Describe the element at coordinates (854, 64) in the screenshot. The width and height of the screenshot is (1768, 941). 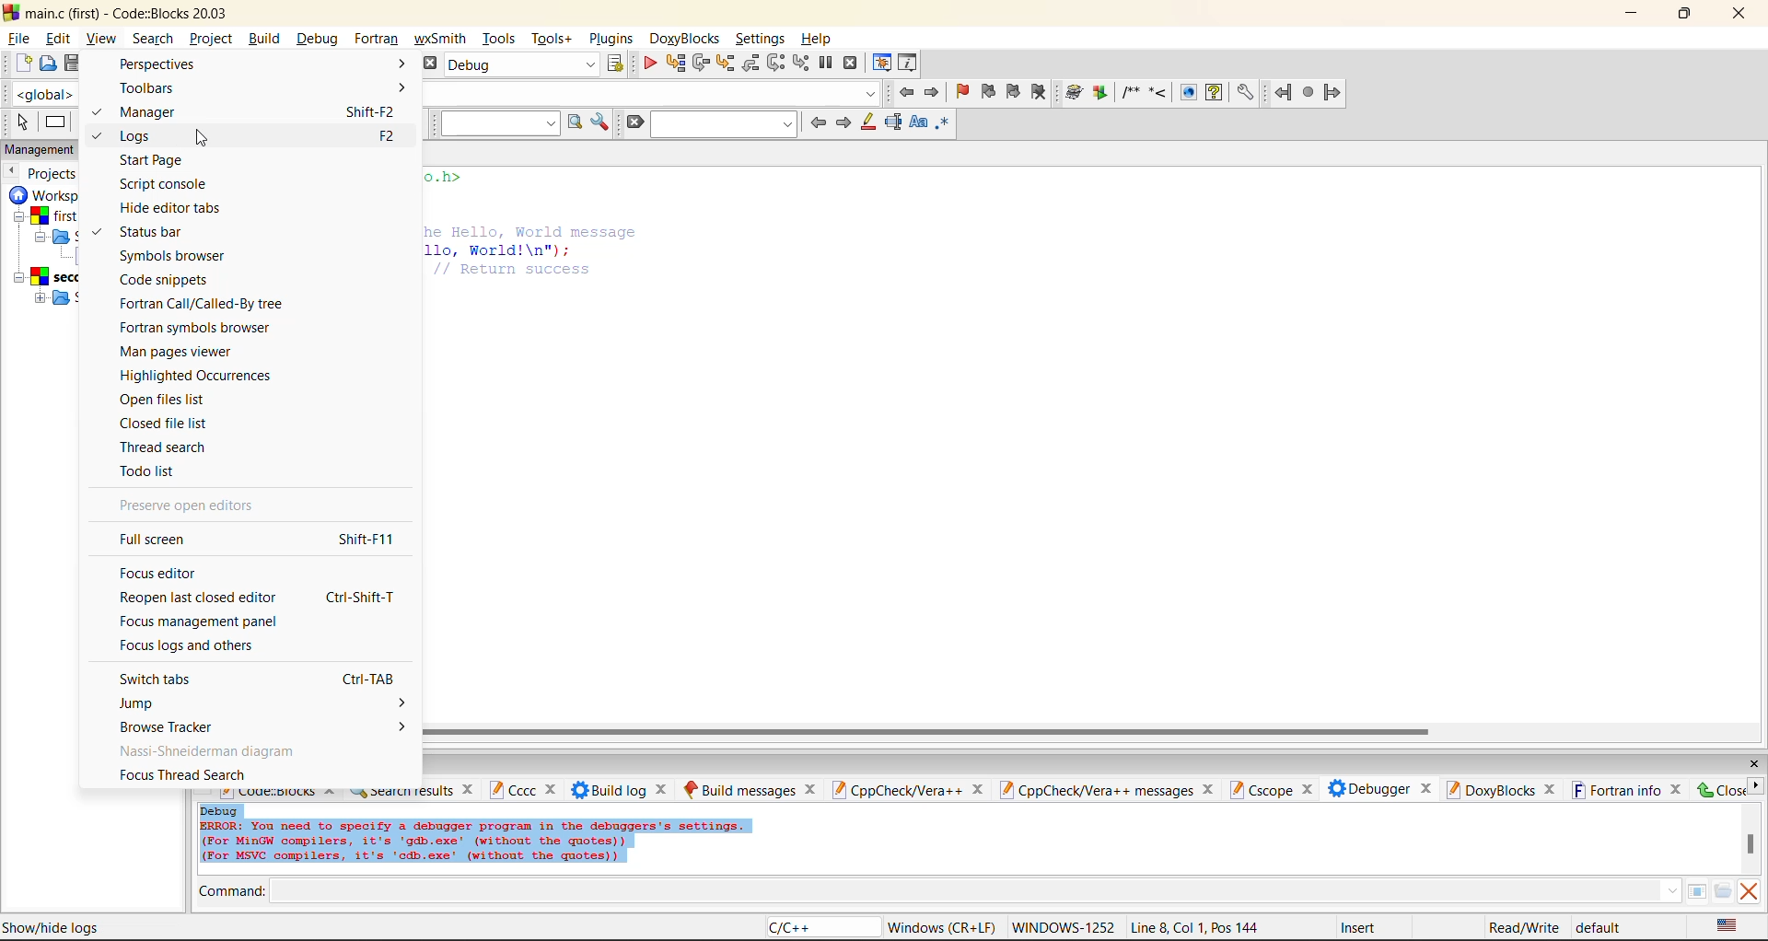
I see `stop debugger` at that location.